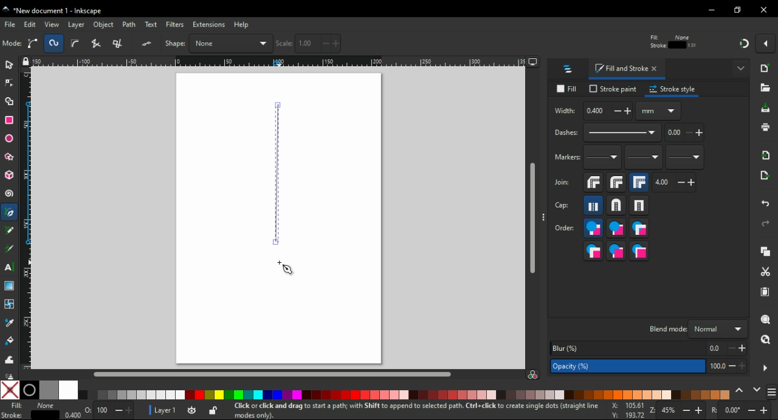 Image resolution: width=778 pixels, height=420 pixels. I want to click on Fill Stroke, so click(12, 410).